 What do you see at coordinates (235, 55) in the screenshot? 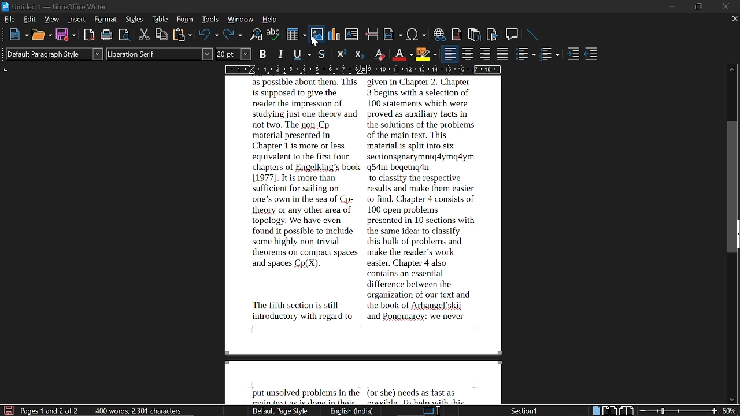
I see `text size` at bounding box center [235, 55].